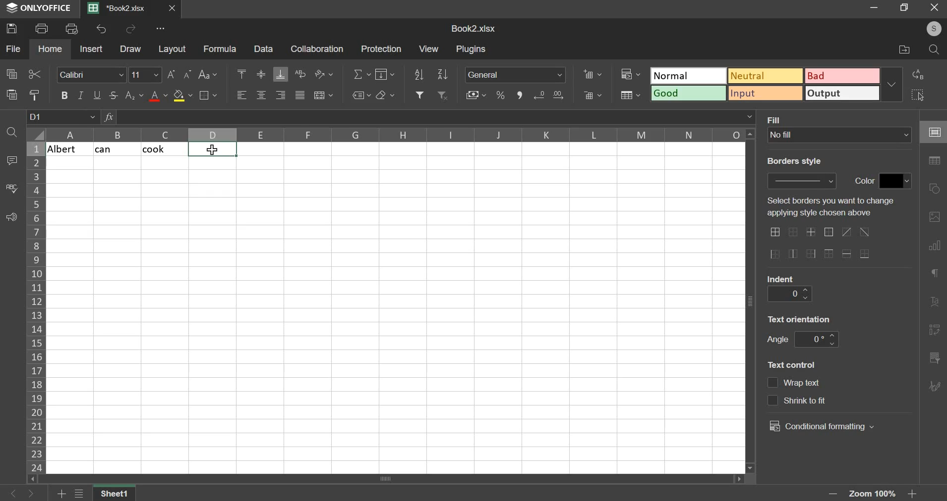 The width and height of the screenshot is (947, 501). What do you see at coordinates (928, 28) in the screenshot?
I see `user's account` at bounding box center [928, 28].